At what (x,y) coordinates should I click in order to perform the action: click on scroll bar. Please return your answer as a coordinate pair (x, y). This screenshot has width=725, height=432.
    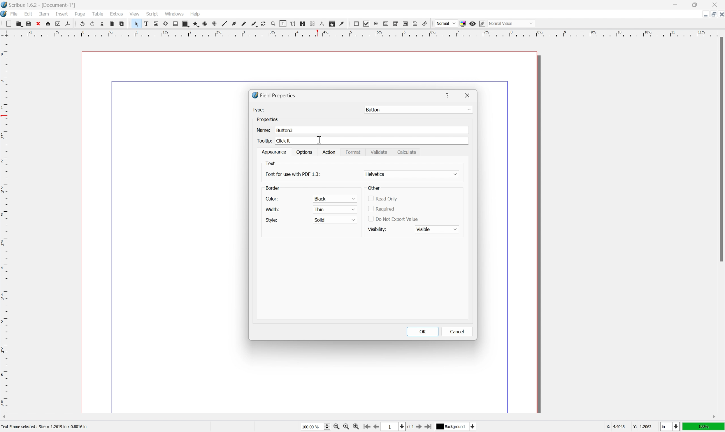
    Looking at the image, I should click on (360, 417).